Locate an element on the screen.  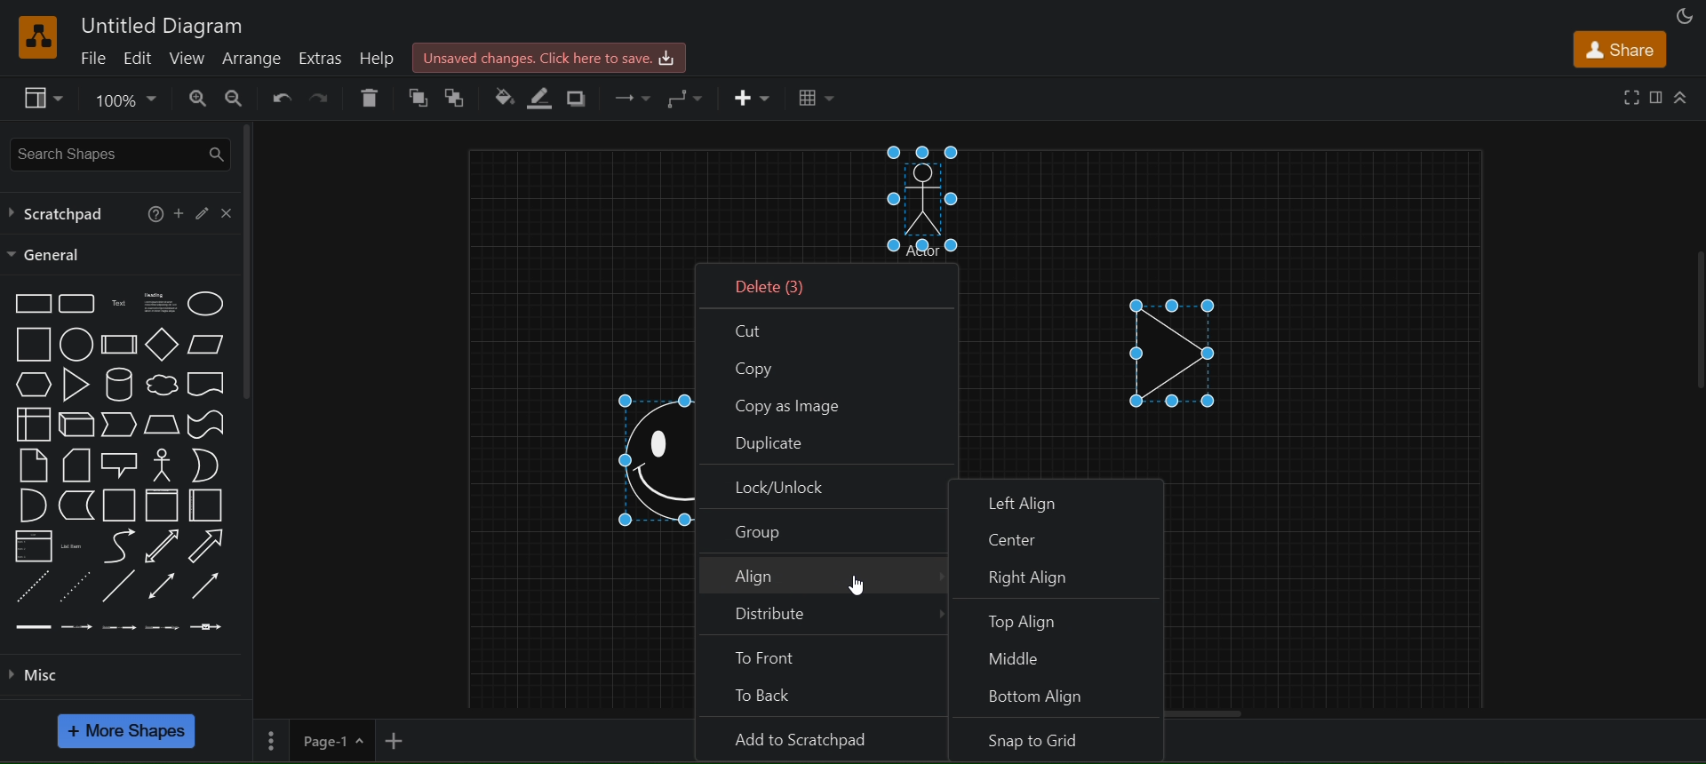
zoom out is located at coordinates (235, 100).